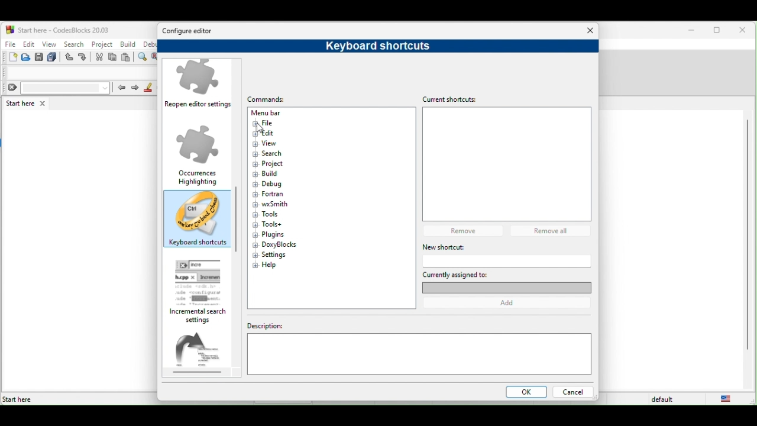  I want to click on current shortcuts, so click(454, 99).